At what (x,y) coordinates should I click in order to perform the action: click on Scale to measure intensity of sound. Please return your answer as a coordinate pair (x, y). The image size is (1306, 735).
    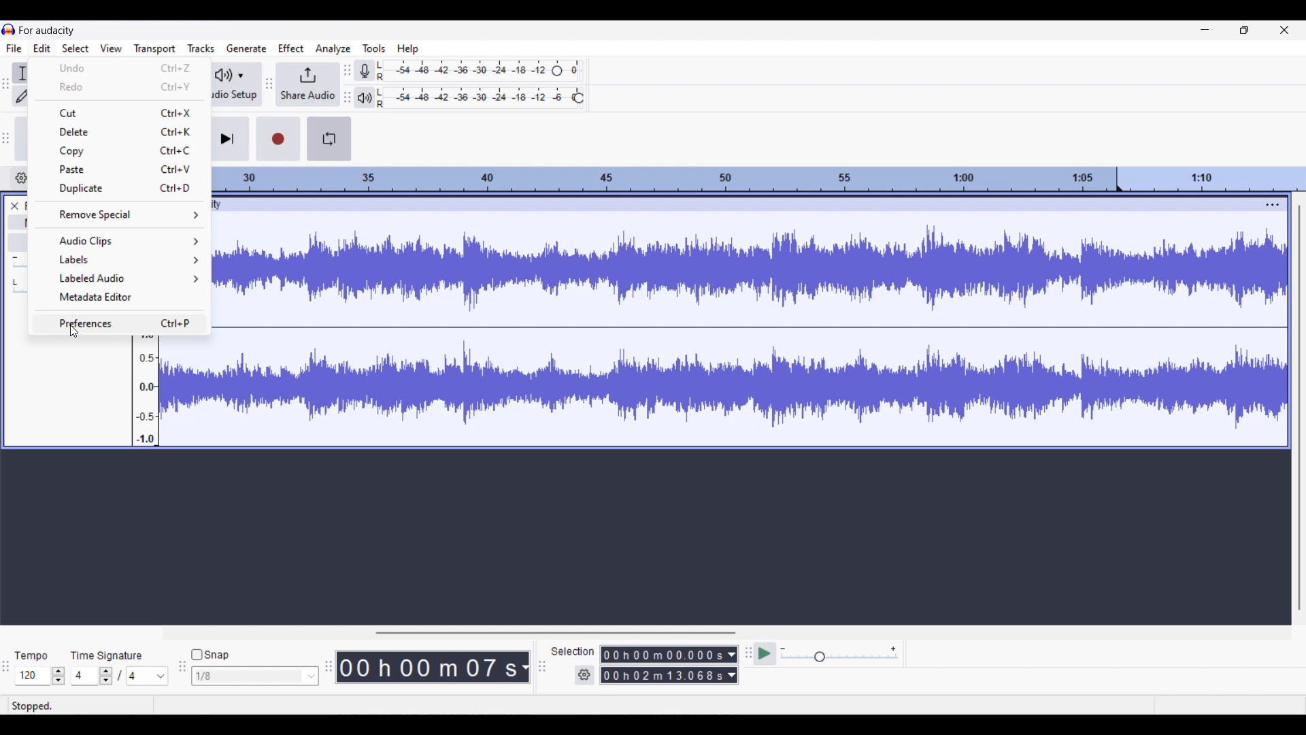
    Looking at the image, I should click on (146, 391).